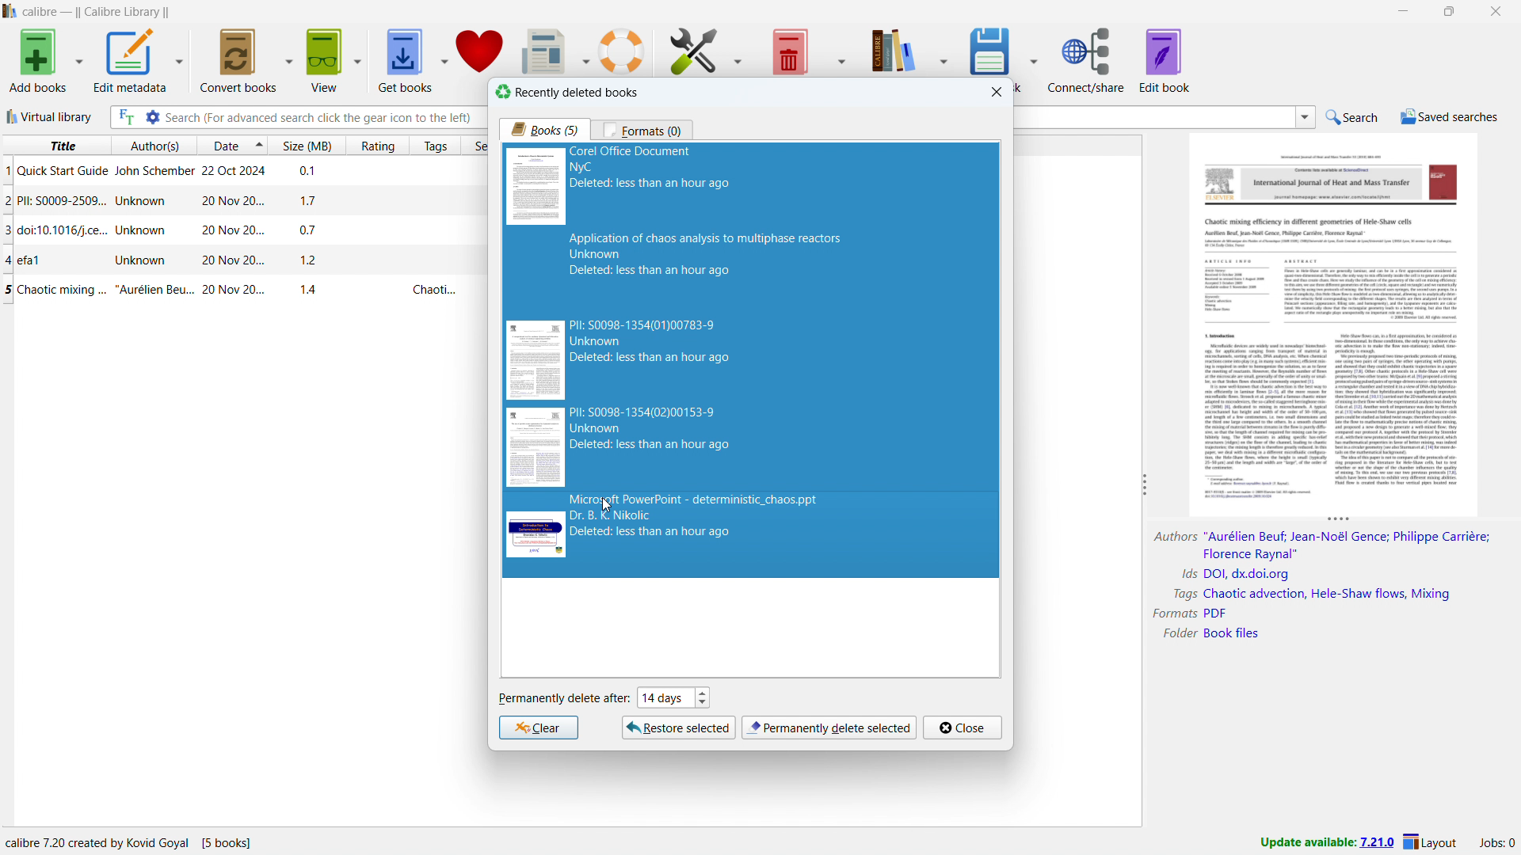 The height and width of the screenshot is (855, 1521). I want to click on formats, so click(642, 130).